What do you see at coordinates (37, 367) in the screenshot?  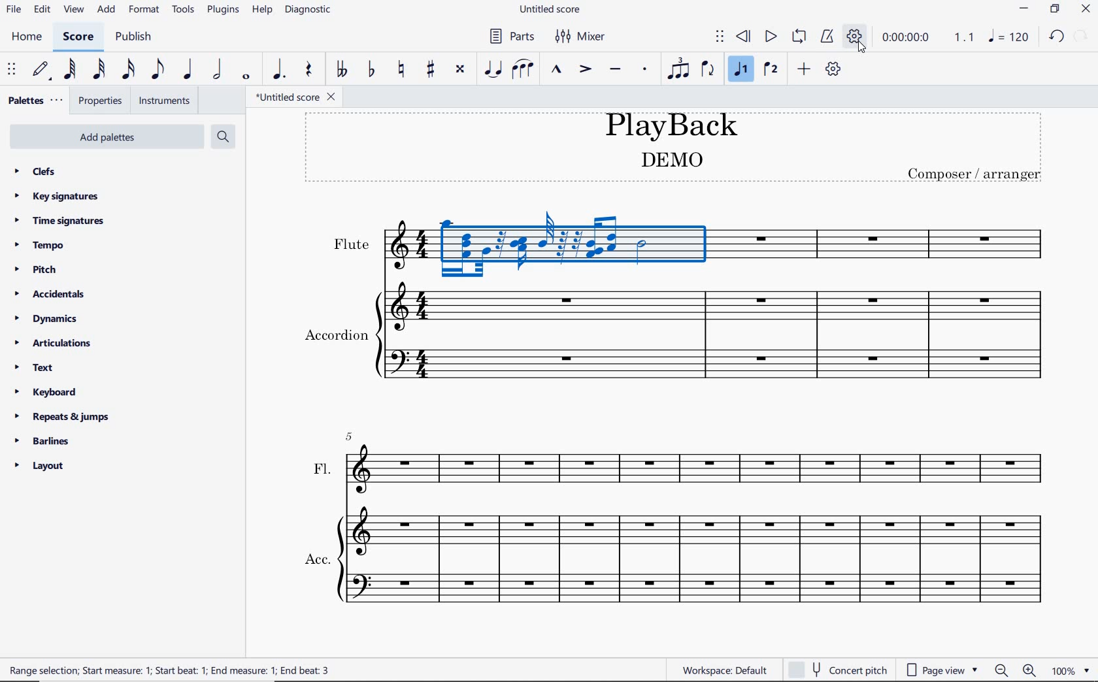 I see `text` at bounding box center [37, 367].